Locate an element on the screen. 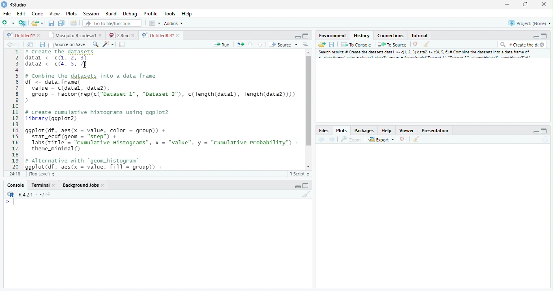 This screenshot has height=291, width=553. R Script is located at coordinates (299, 174).